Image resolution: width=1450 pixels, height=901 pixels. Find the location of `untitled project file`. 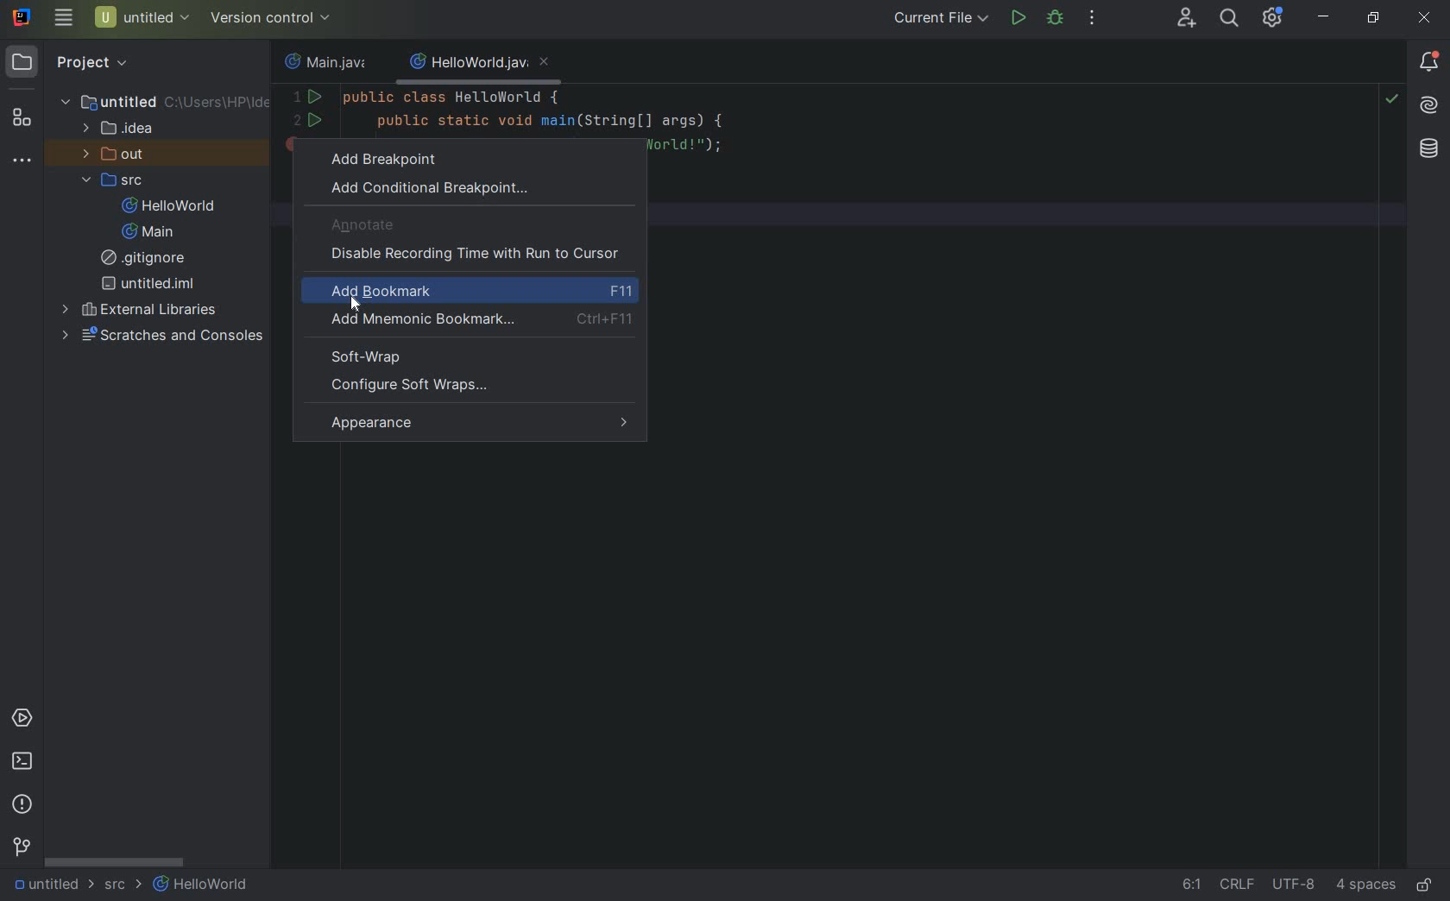

untitled project file is located at coordinates (142, 18).